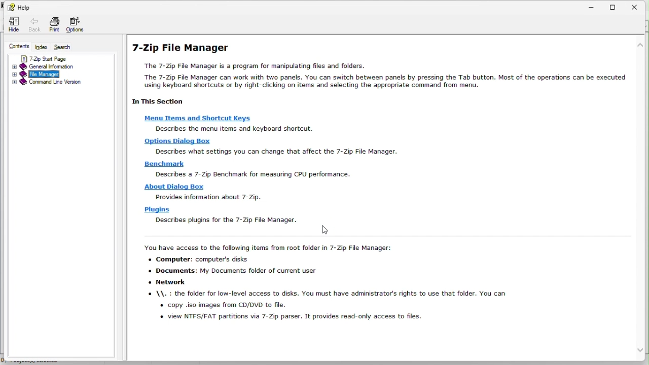  I want to click on describes the menu items and shortcut keys, so click(242, 130).